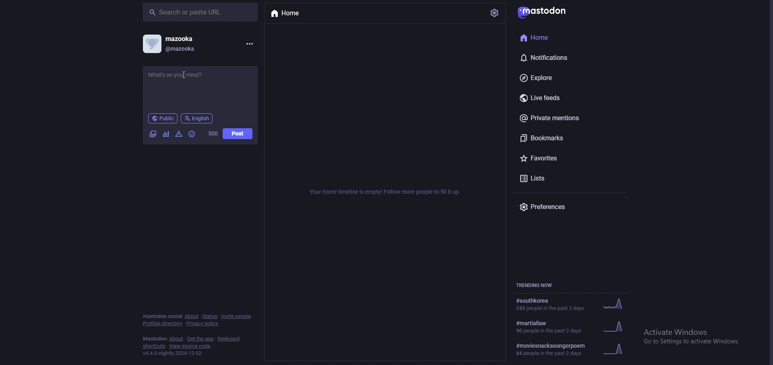 The width and height of the screenshot is (773, 365). What do you see at coordinates (537, 285) in the screenshot?
I see `trending now` at bounding box center [537, 285].